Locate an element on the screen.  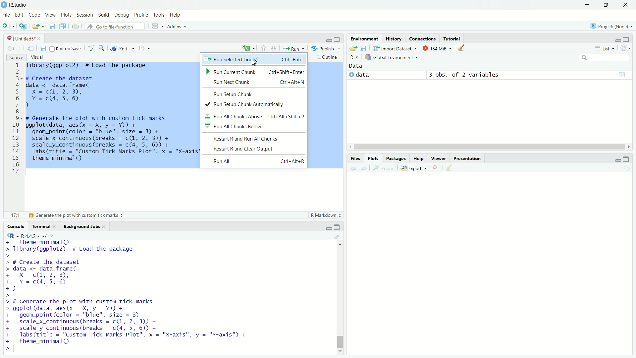
maximize is located at coordinates (339, 226).